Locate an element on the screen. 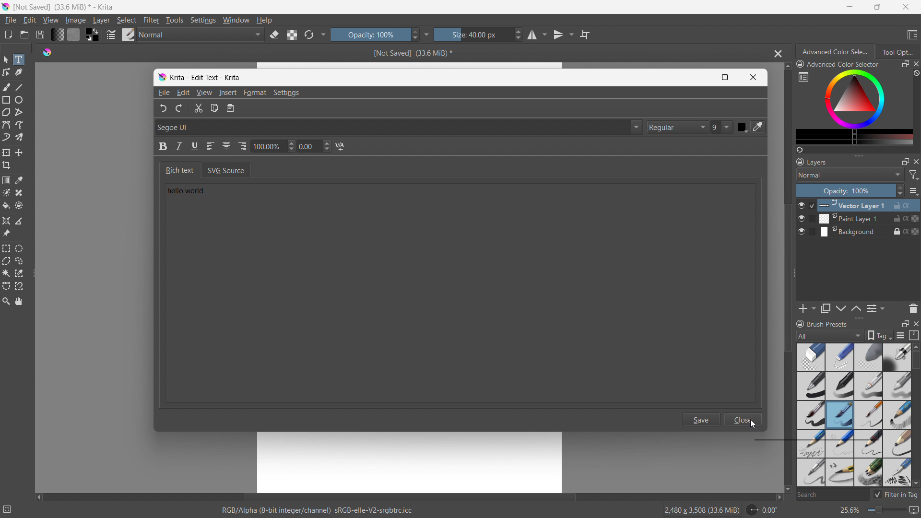 Image resolution: width=921 pixels, height=518 pixels. same color selection tool is located at coordinates (19, 273).